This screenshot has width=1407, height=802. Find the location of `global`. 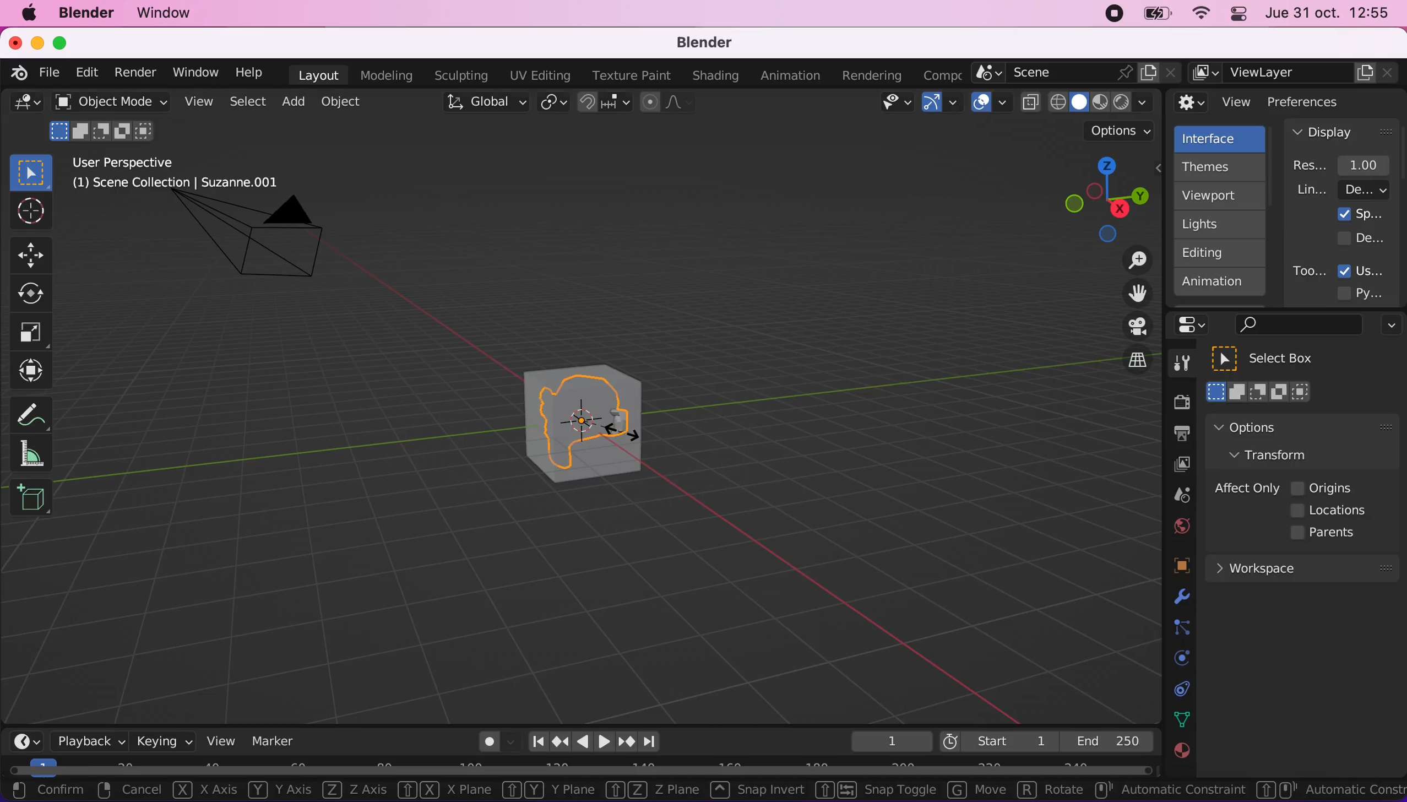

global is located at coordinates (483, 104).